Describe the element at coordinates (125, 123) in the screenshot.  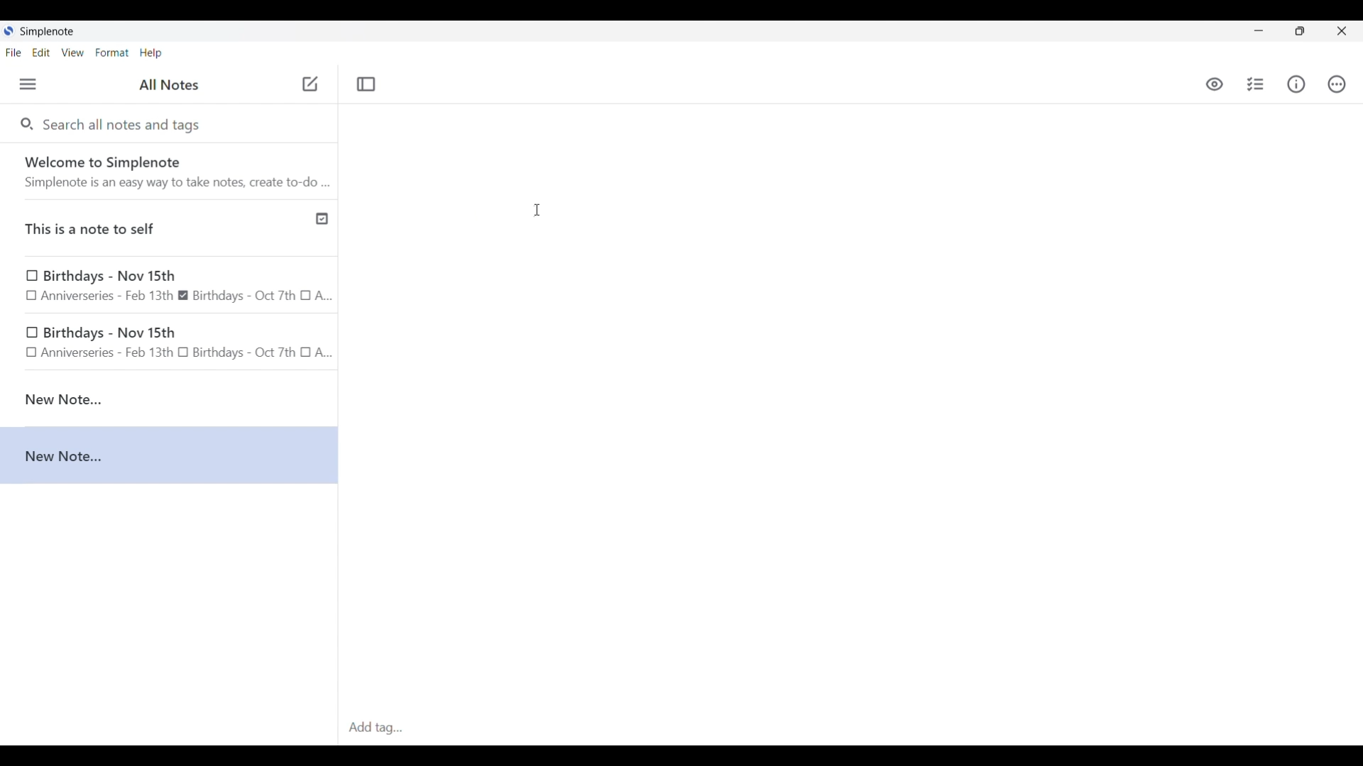
I see `Search all notes and tags` at that location.